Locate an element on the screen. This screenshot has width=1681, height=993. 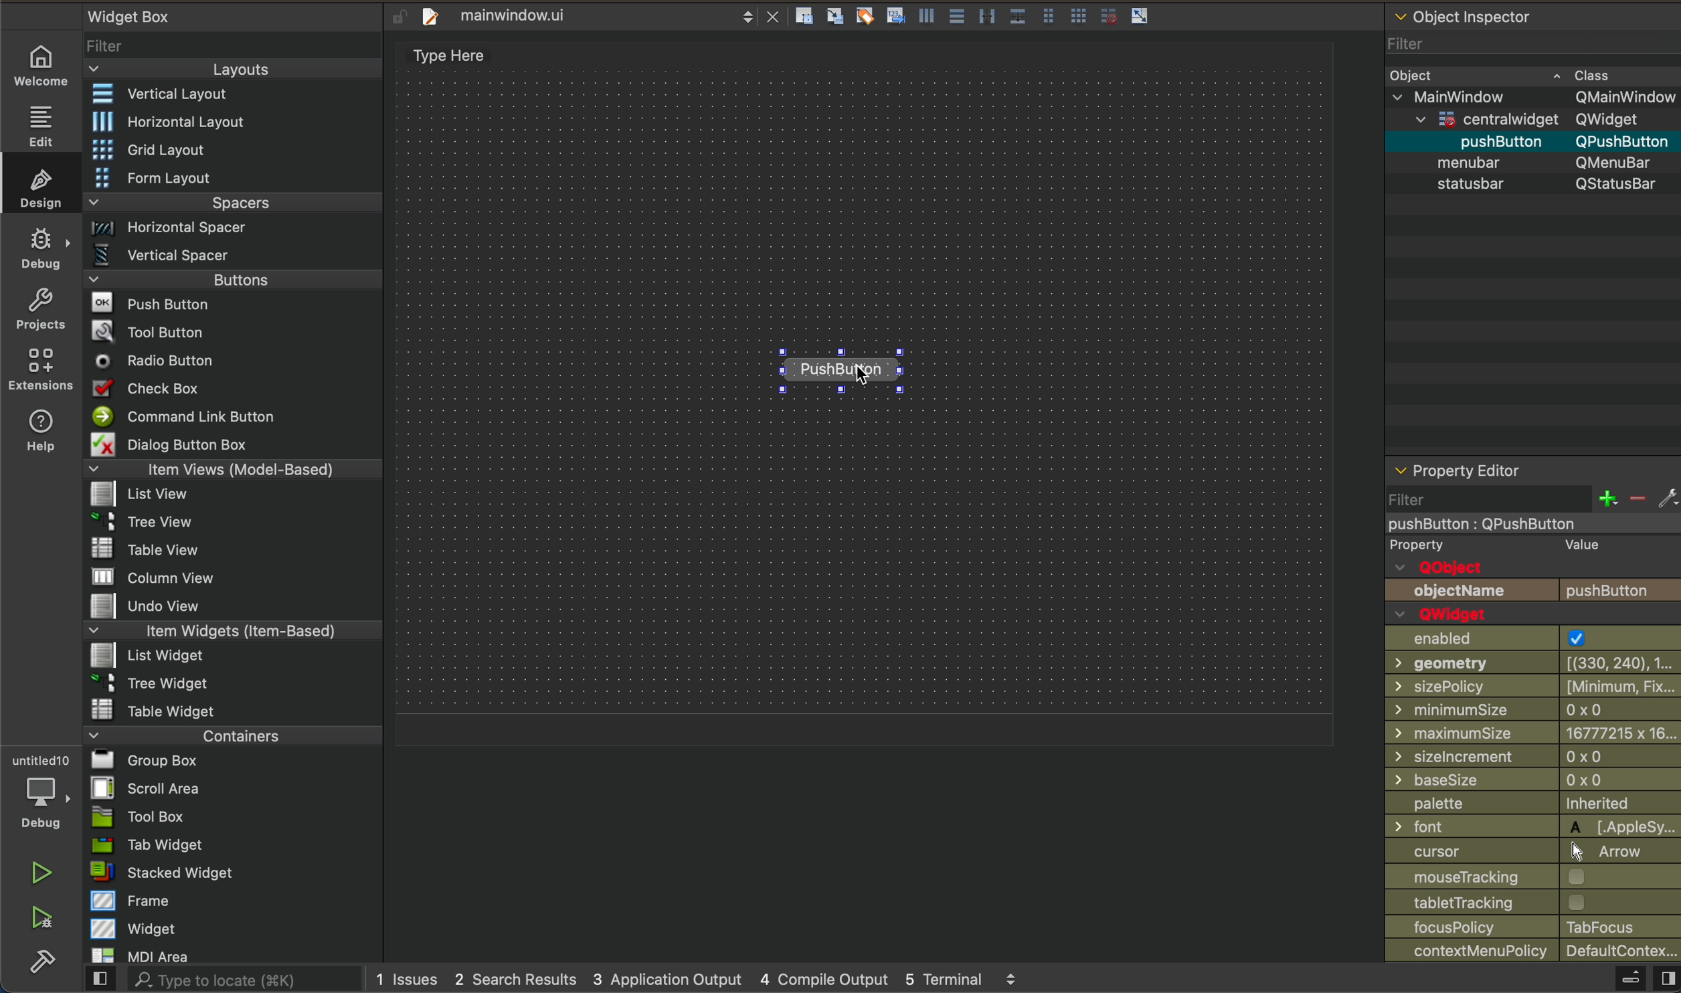
Vertical spacer is located at coordinates (228, 254).